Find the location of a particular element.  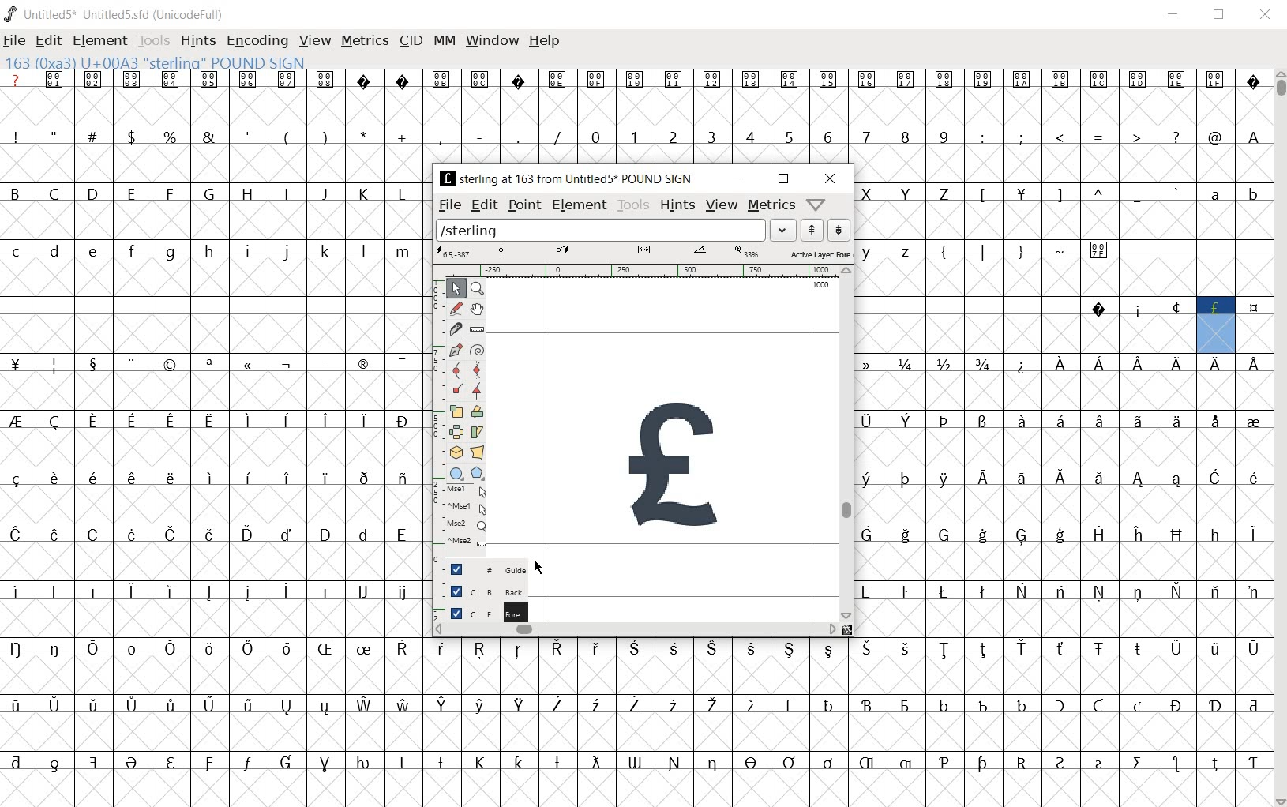

Symbol is located at coordinates (208, 592).